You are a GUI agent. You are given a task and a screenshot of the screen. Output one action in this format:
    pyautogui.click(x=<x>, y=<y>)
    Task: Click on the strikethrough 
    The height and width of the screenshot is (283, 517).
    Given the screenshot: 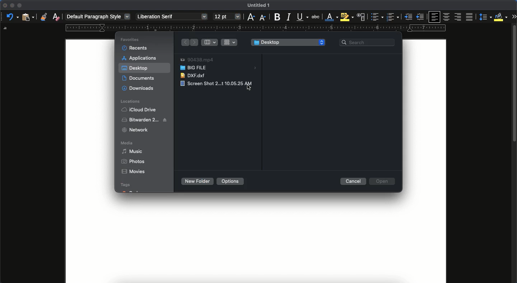 What is the action you would take?
    pyautogui.click(x=316, y=17)
    